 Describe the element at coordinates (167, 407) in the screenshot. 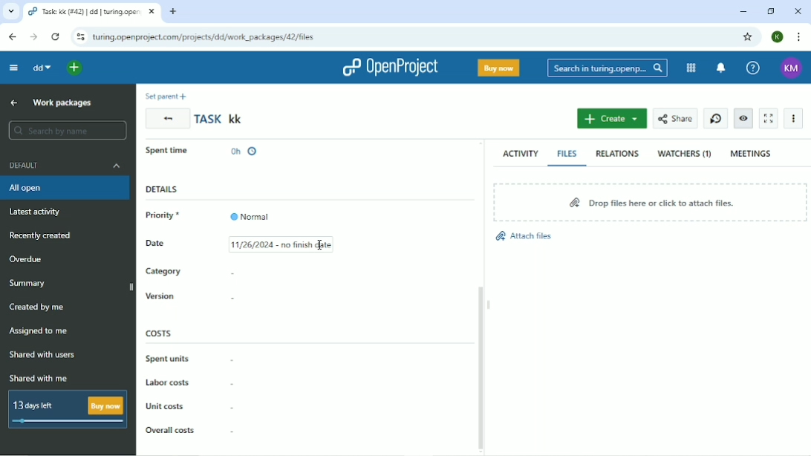

I see `Unit costs` at that location.